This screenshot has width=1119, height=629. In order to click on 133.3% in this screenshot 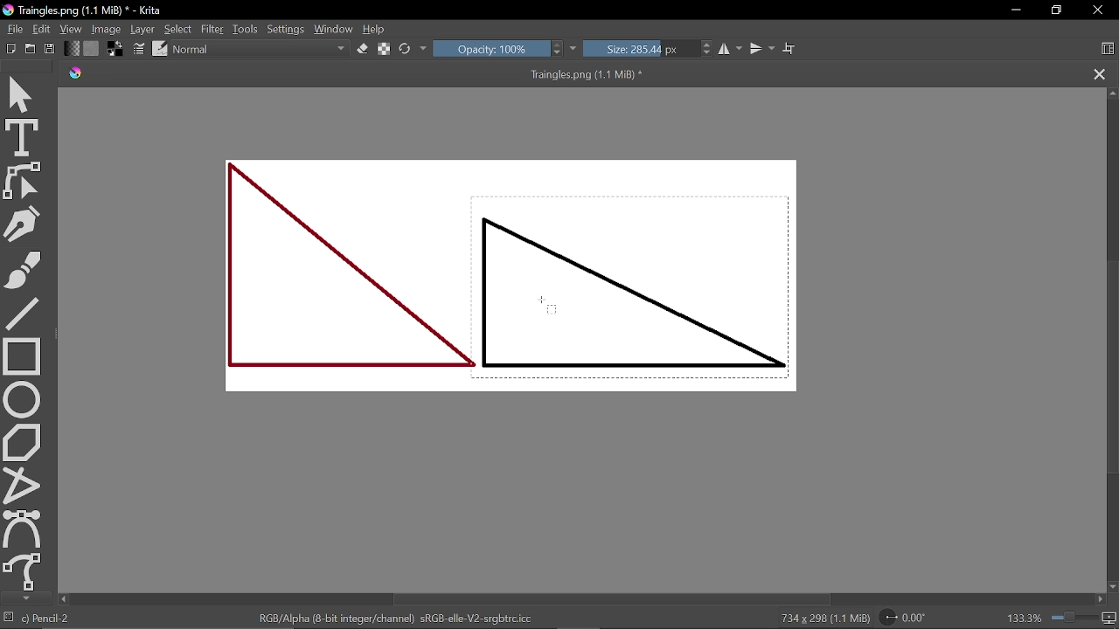, I will do `click(1062, 618)`.